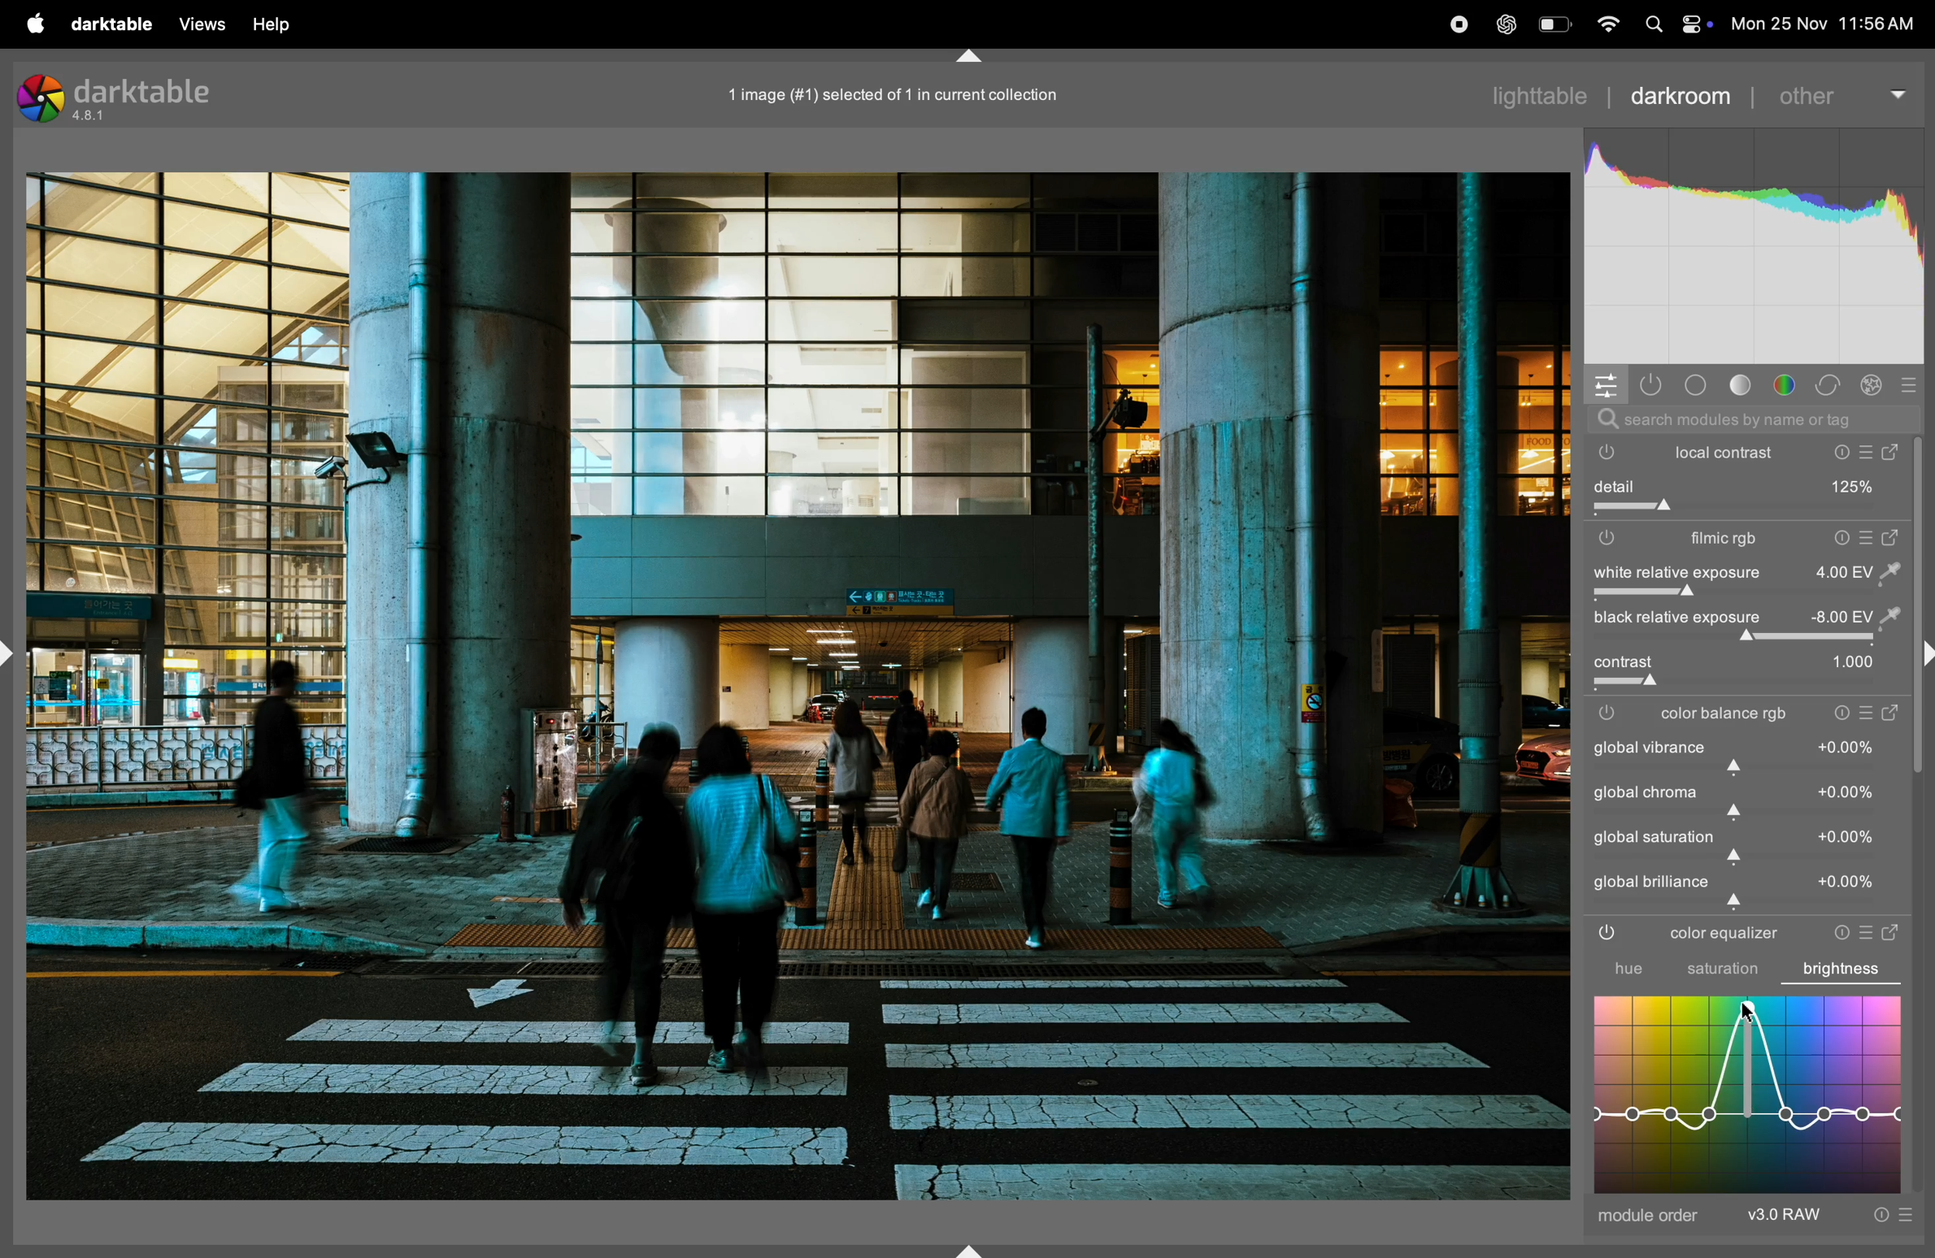 This screenshot has width=1935, height=1258. Describe the element at coordinates (1894, 929) in the screenshot. I see `open window` at that location.